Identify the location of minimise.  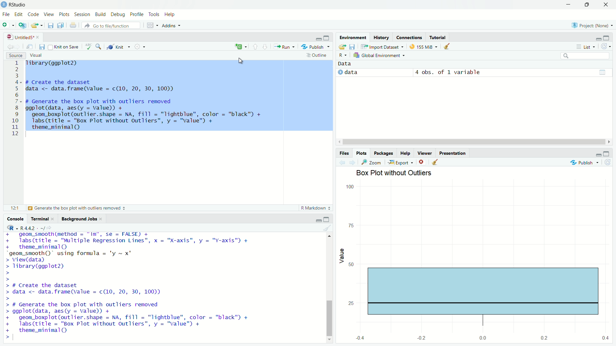
(561, 5).